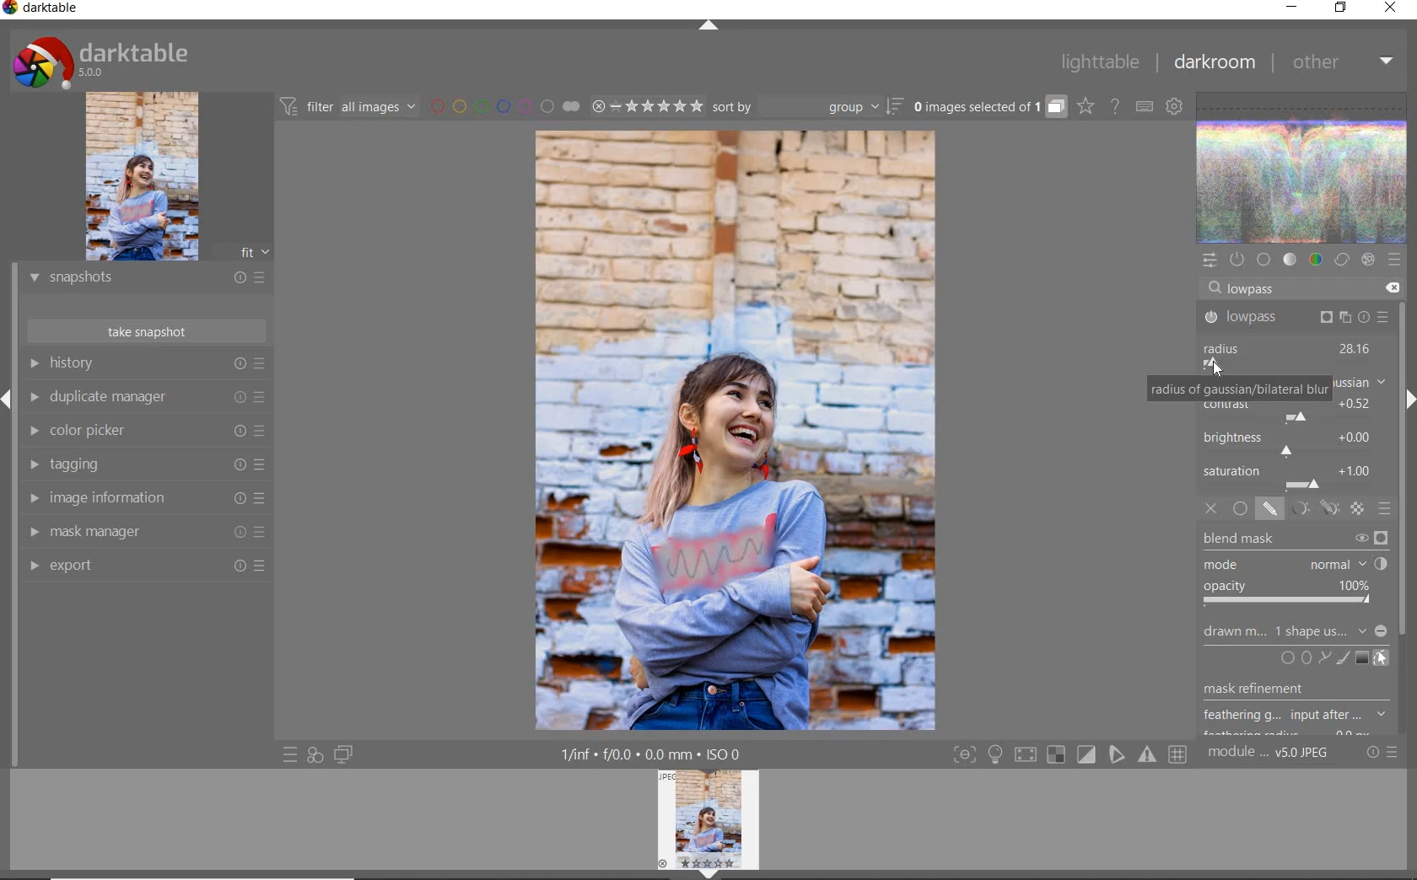 Image resolution: width=1417 pixels, height=880 pixels. I want to click on radius adjusted, so click(1291, 354).